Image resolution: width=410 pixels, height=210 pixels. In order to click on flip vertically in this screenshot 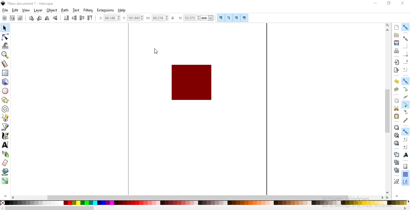, I will do `click(56, 18)`.